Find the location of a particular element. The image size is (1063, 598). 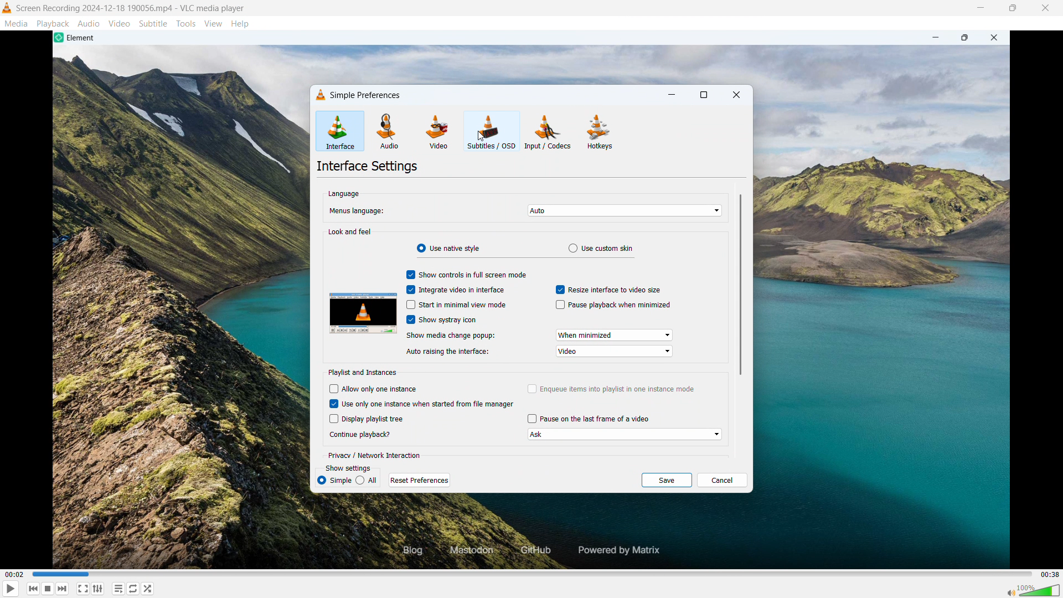

all  is located at coordinates (367, 480).